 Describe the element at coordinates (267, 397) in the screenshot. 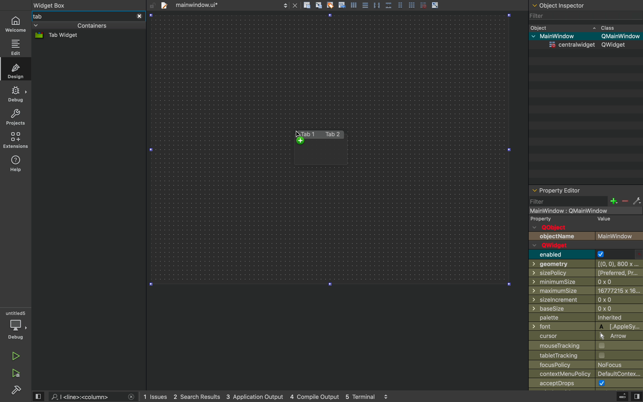

I see `logs` at that location.